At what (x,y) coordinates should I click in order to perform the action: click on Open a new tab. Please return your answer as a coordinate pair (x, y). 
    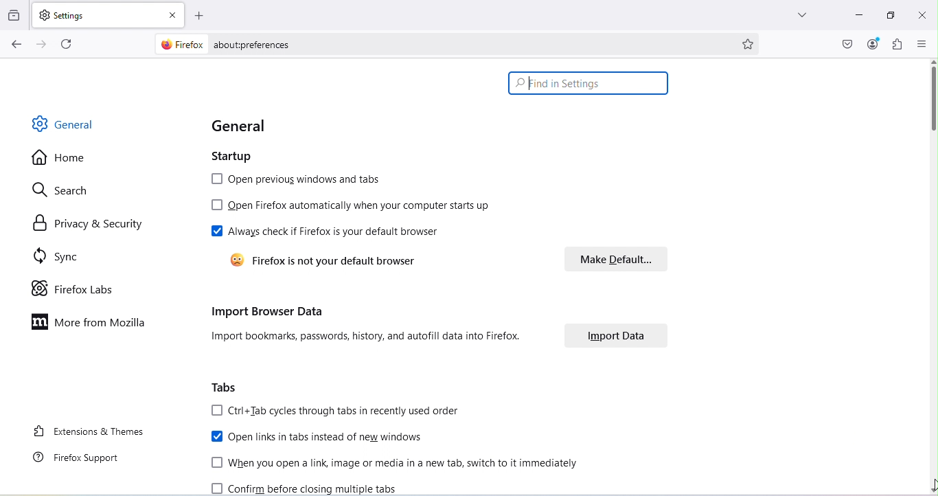
    Looking at the image, I should click on (205, 17).